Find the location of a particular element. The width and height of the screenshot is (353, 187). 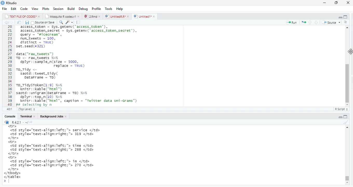

close is located at coordinates (349, 3).